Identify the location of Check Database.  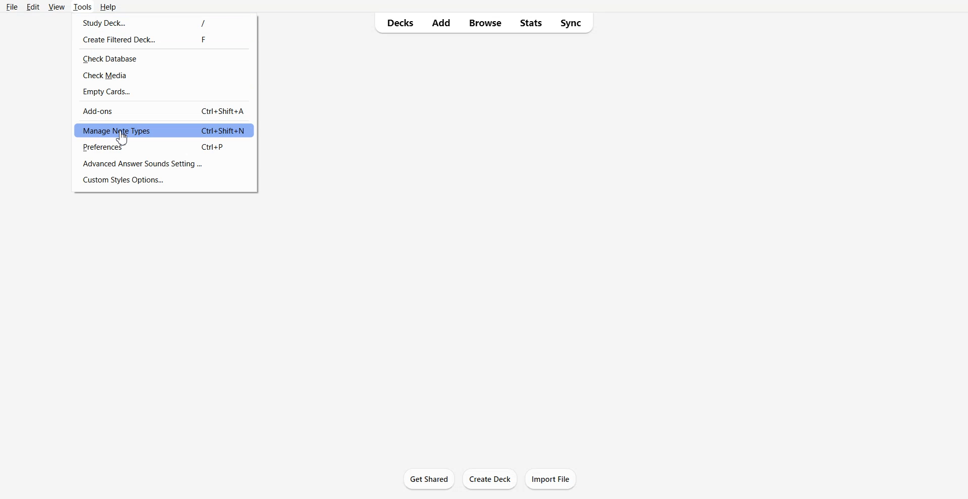
(165, 57).